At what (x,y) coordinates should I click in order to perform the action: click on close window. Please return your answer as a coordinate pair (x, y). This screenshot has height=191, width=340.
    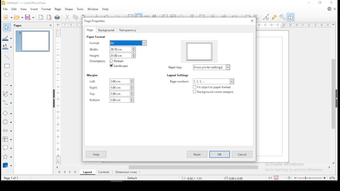
    Looking at the image, I should click on (332, 3).